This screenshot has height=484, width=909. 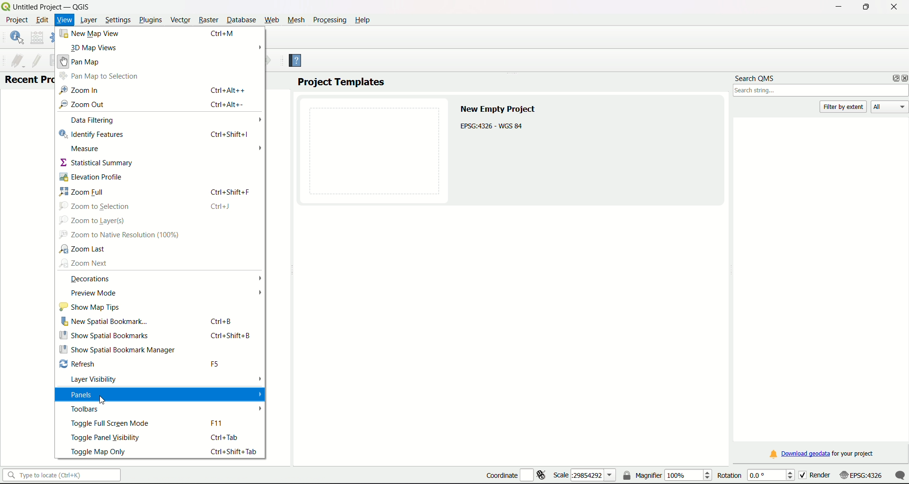 What do you see at coordinates (258, 278) in the screenshot?
I see `arrow` at bounding box center [258, 278].